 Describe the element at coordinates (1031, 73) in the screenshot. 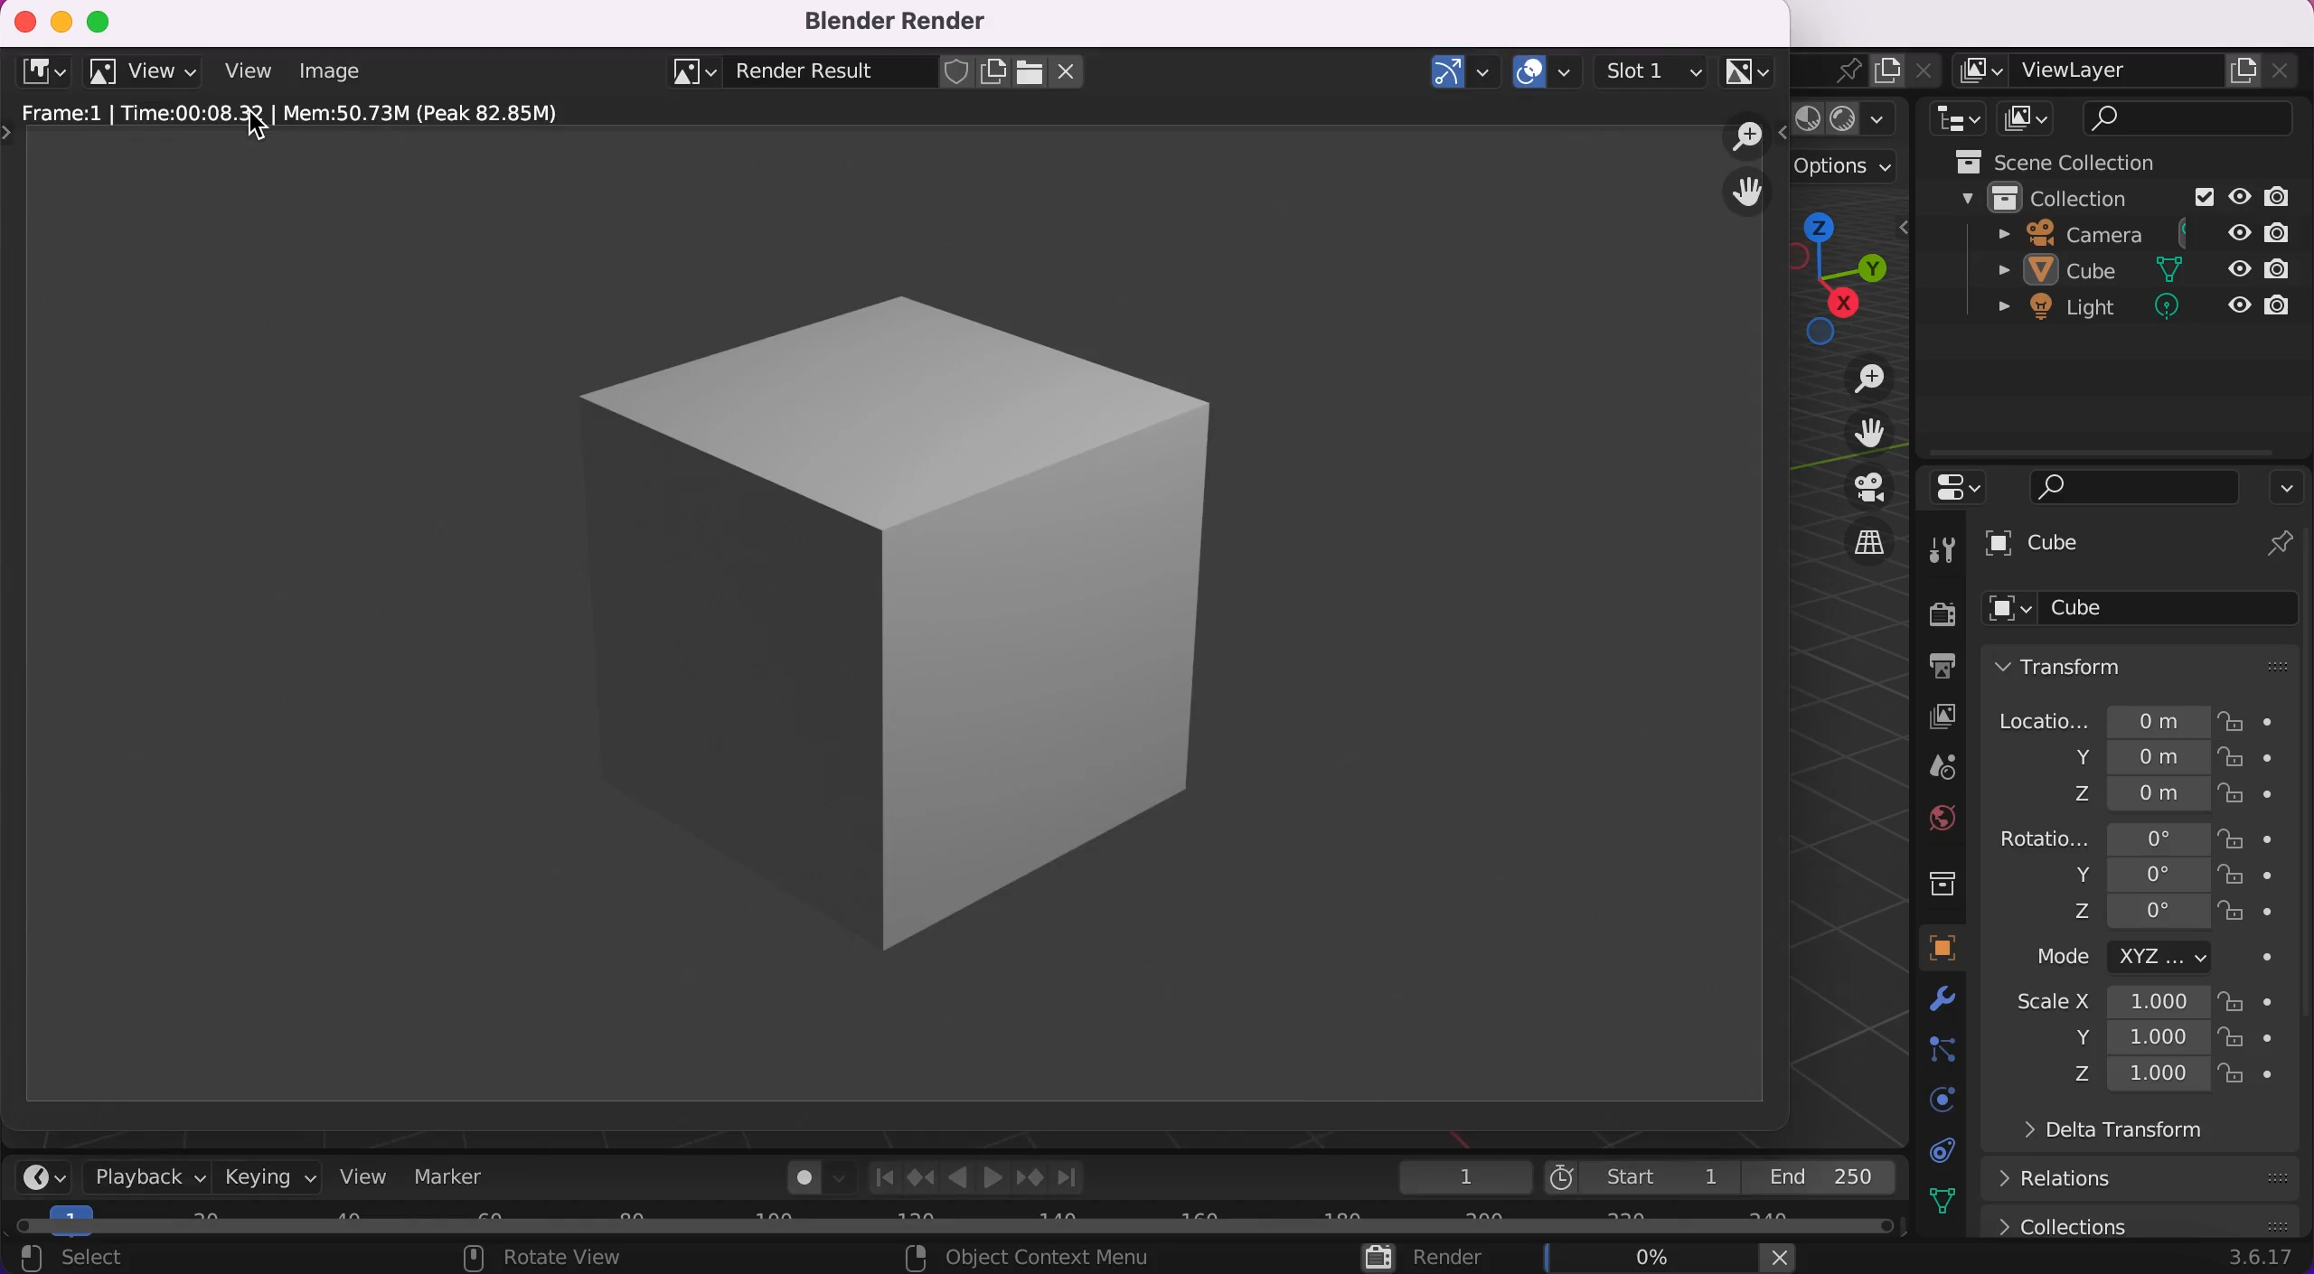

I see `open image` at that location.